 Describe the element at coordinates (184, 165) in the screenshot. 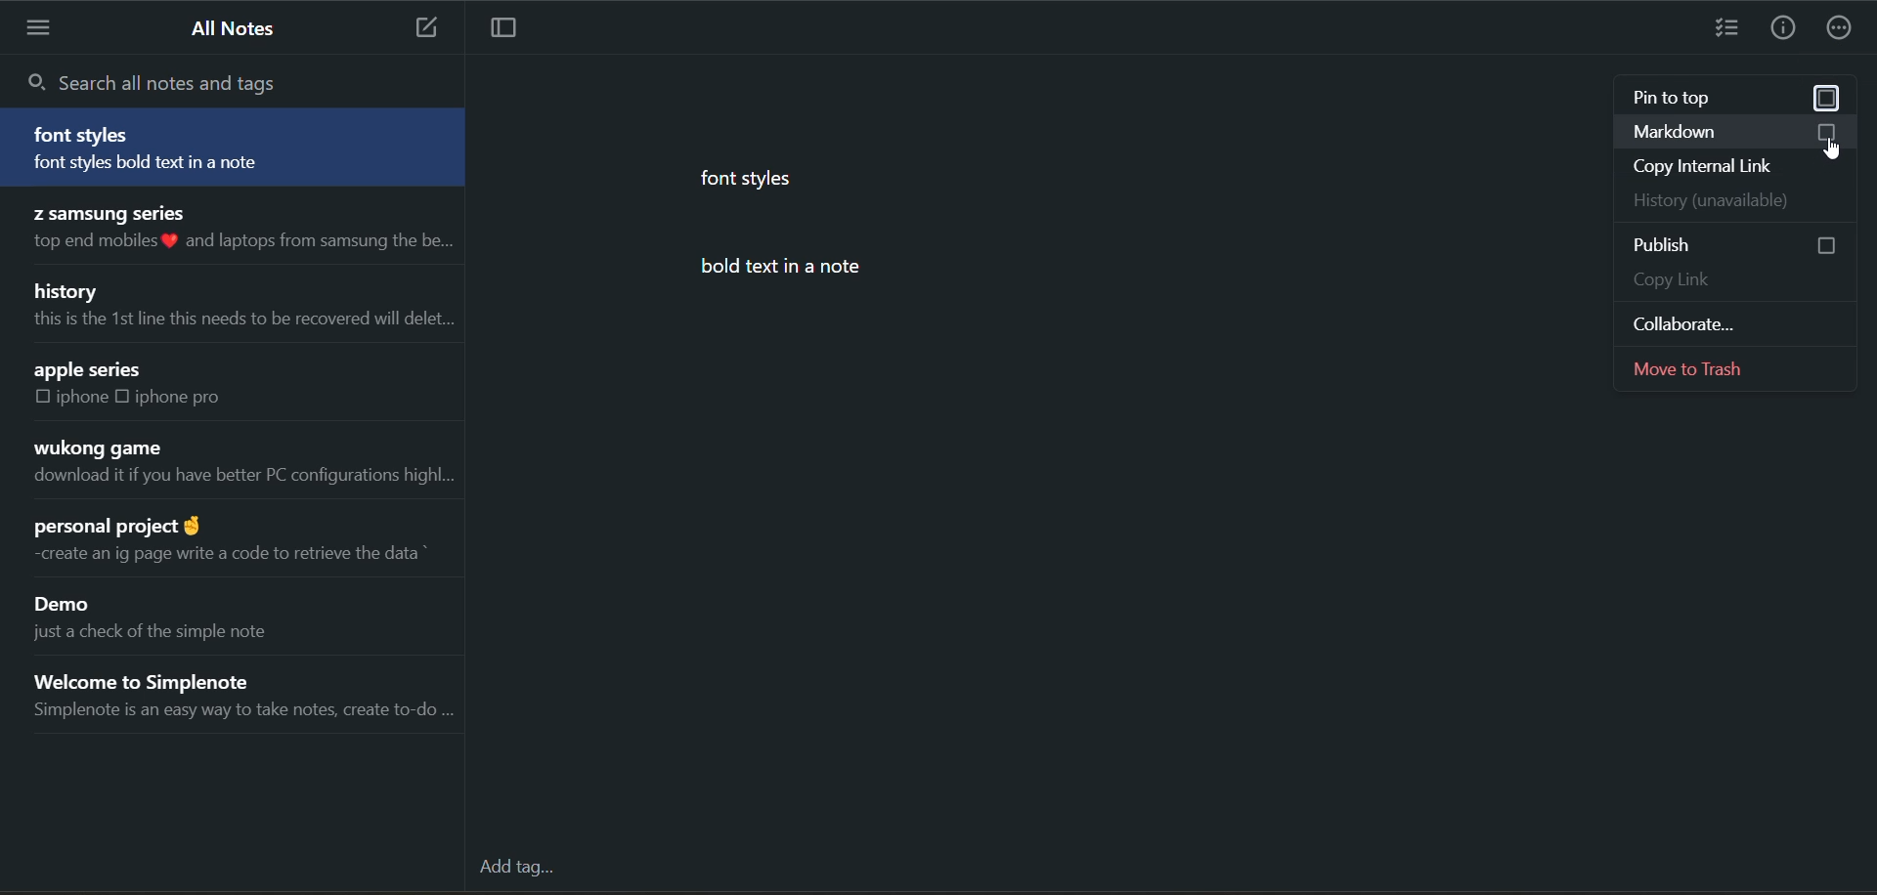

I see `font styles bold text in a note` at that location.